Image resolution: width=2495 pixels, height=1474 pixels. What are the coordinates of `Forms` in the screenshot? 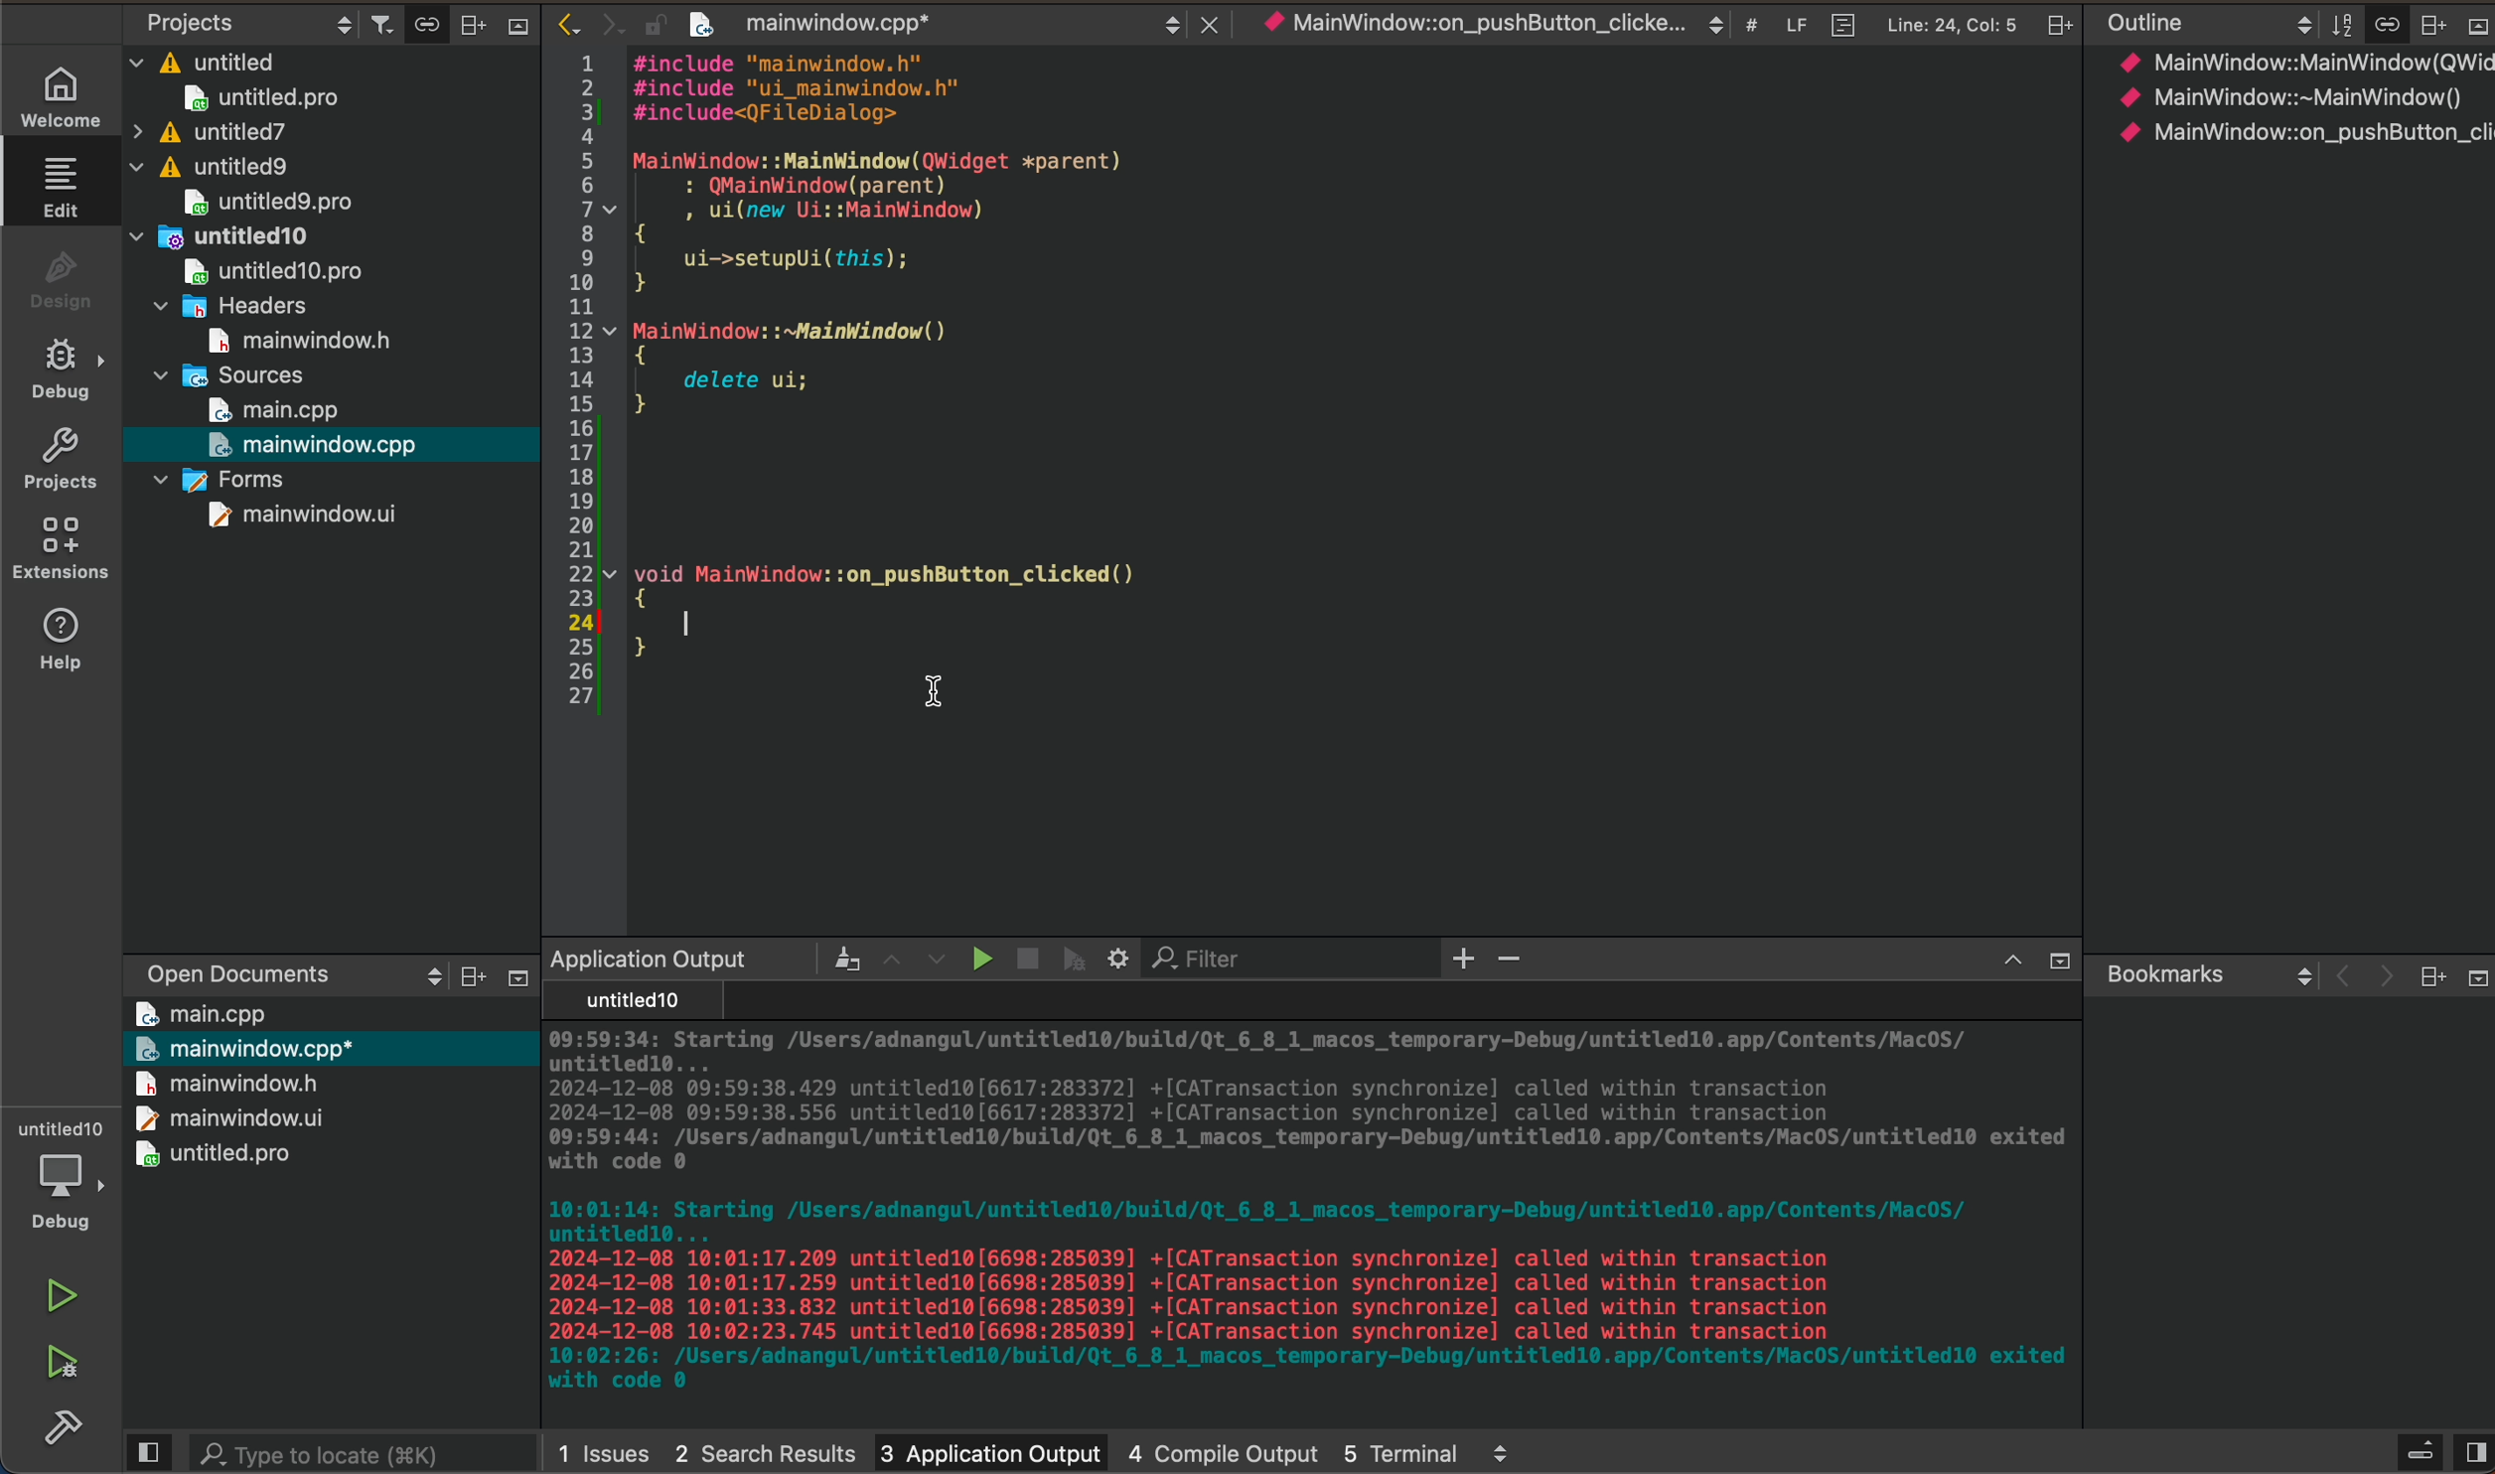 It's located at (220, 477).